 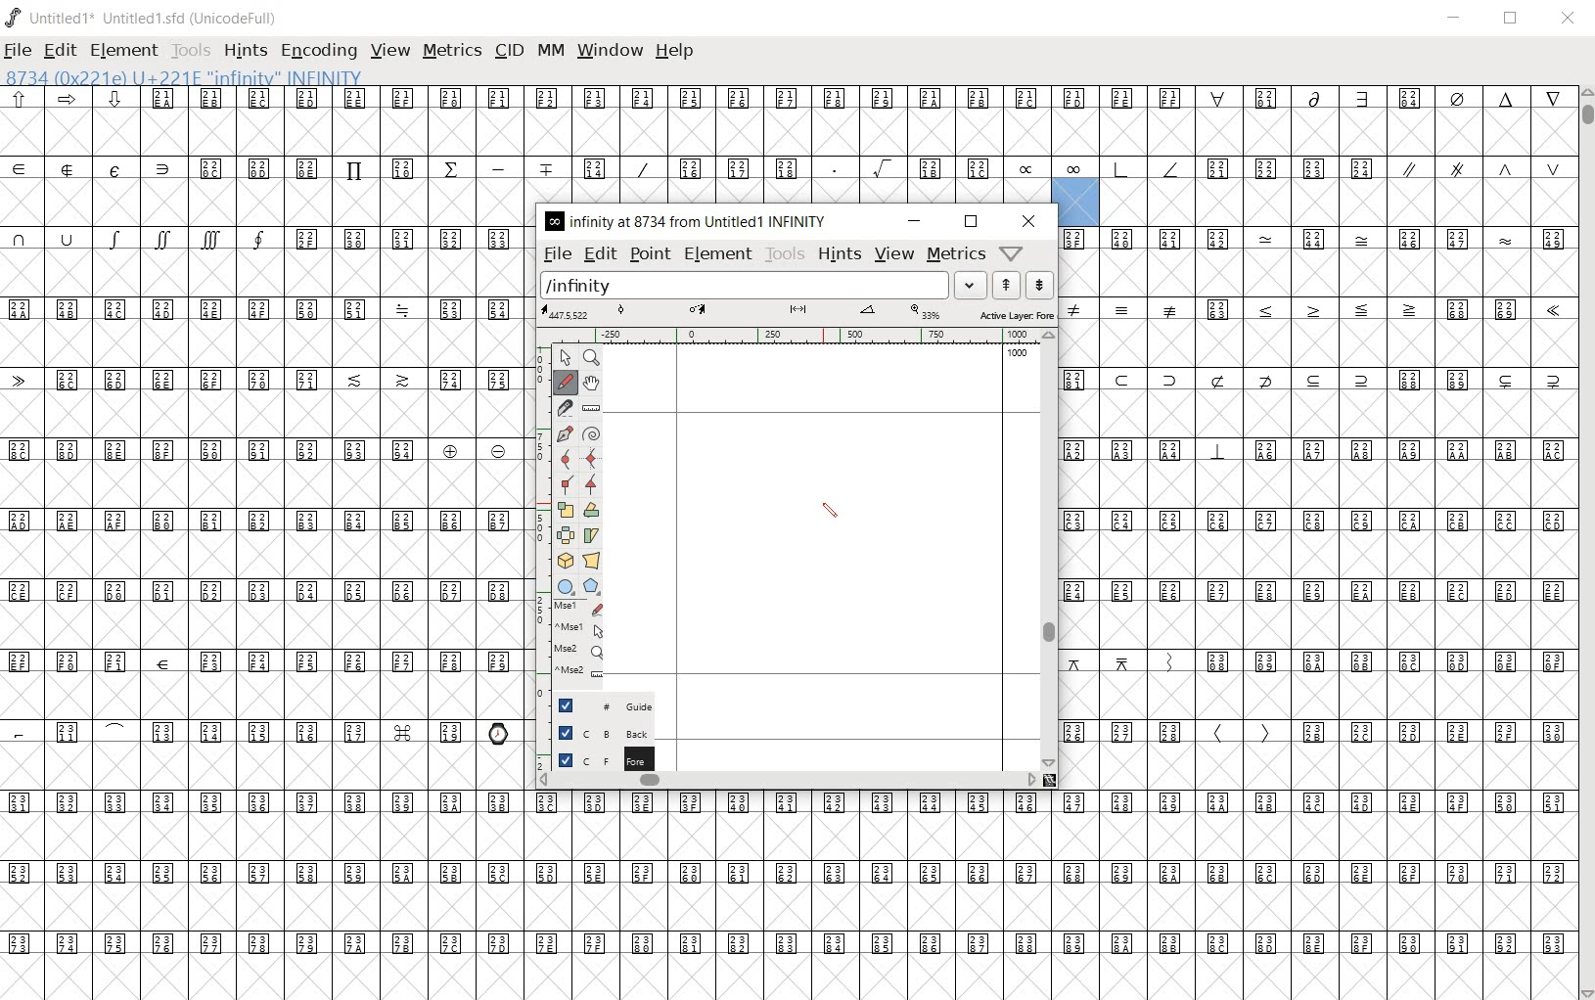 I want to click on Unicode code points, so click(x=266, y=521).